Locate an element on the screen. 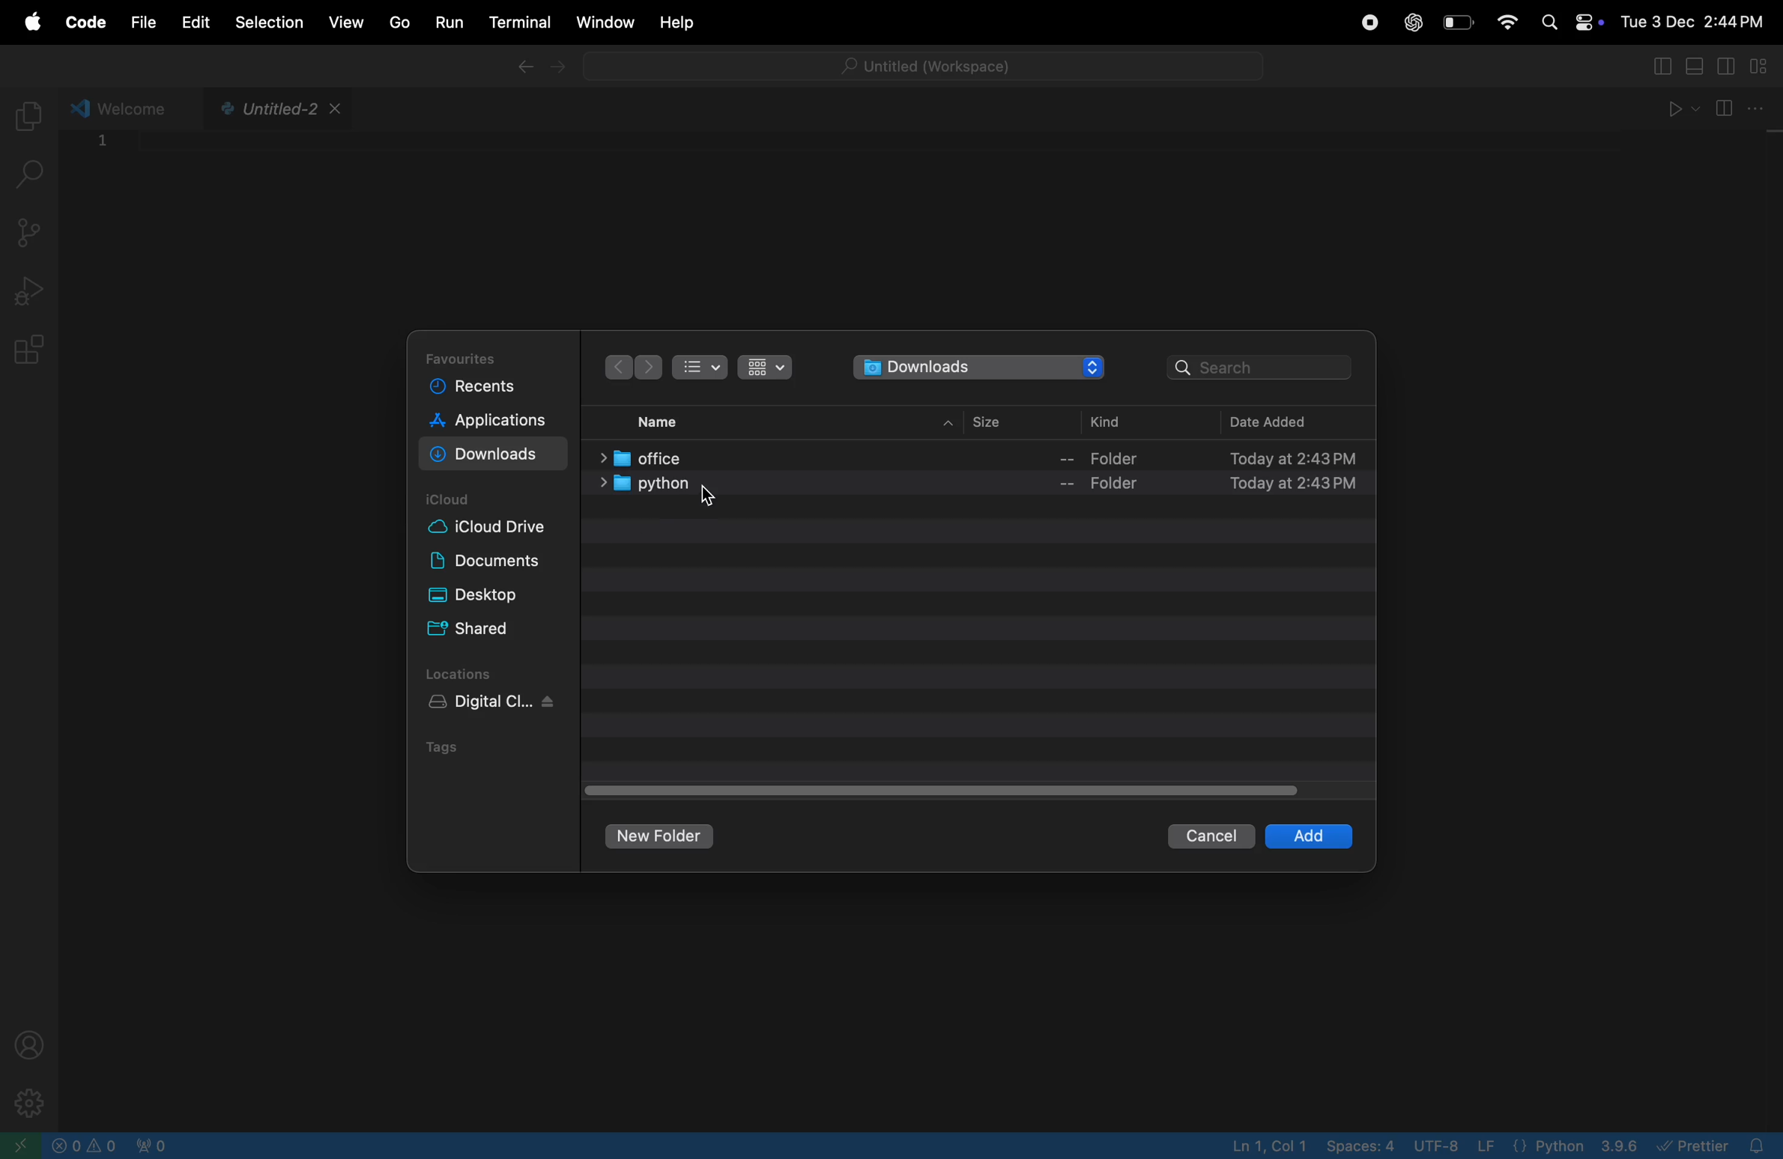 The width and height of the screenshot is (1783, 1159). next is located at coordinates (656, 365).